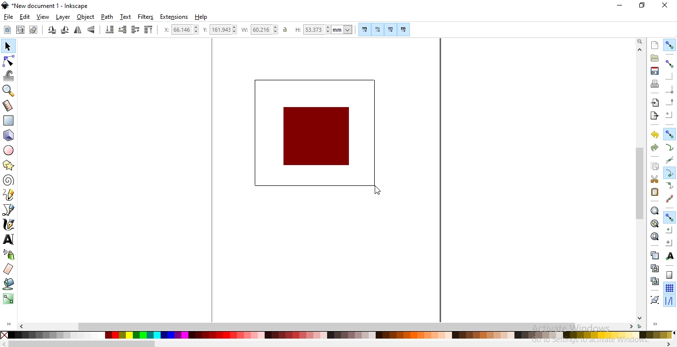  What do you see at coordinates (146, 17) in the screenshot?
I see `filters` at bounding box center [146, 17].